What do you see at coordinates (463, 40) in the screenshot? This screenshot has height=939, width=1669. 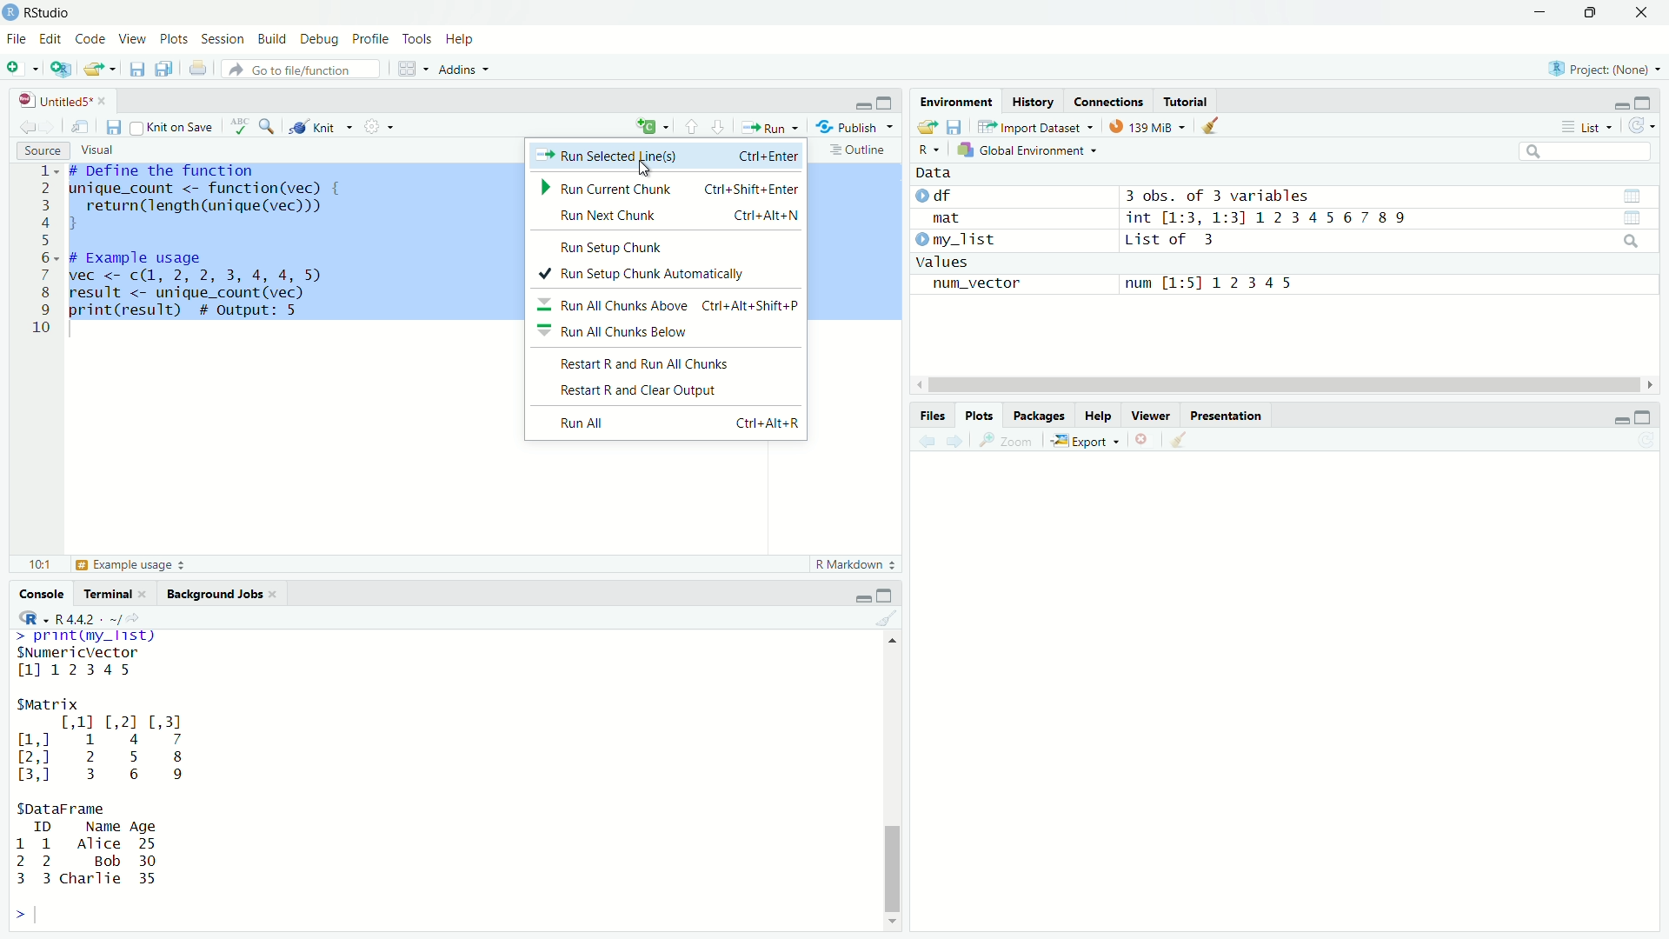 I see `Help` at bounding box center [463, 40].